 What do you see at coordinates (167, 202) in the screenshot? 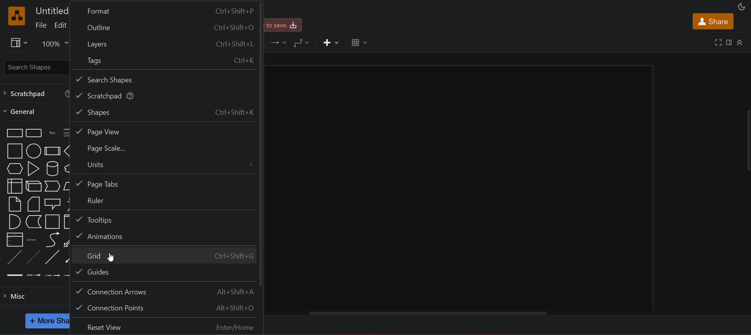
I see `ruler` at bounding box center [167, 202].